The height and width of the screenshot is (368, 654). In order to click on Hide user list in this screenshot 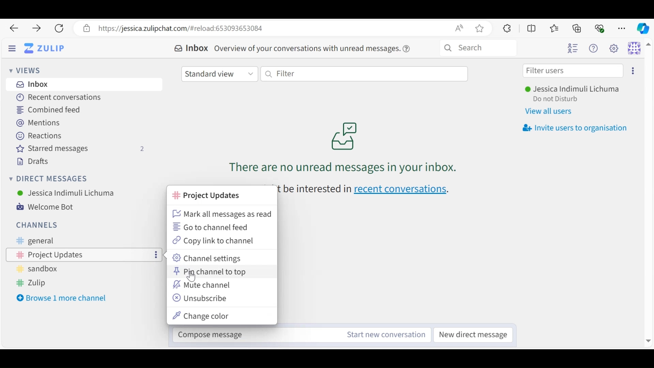, I will do `click(573, 49)`.